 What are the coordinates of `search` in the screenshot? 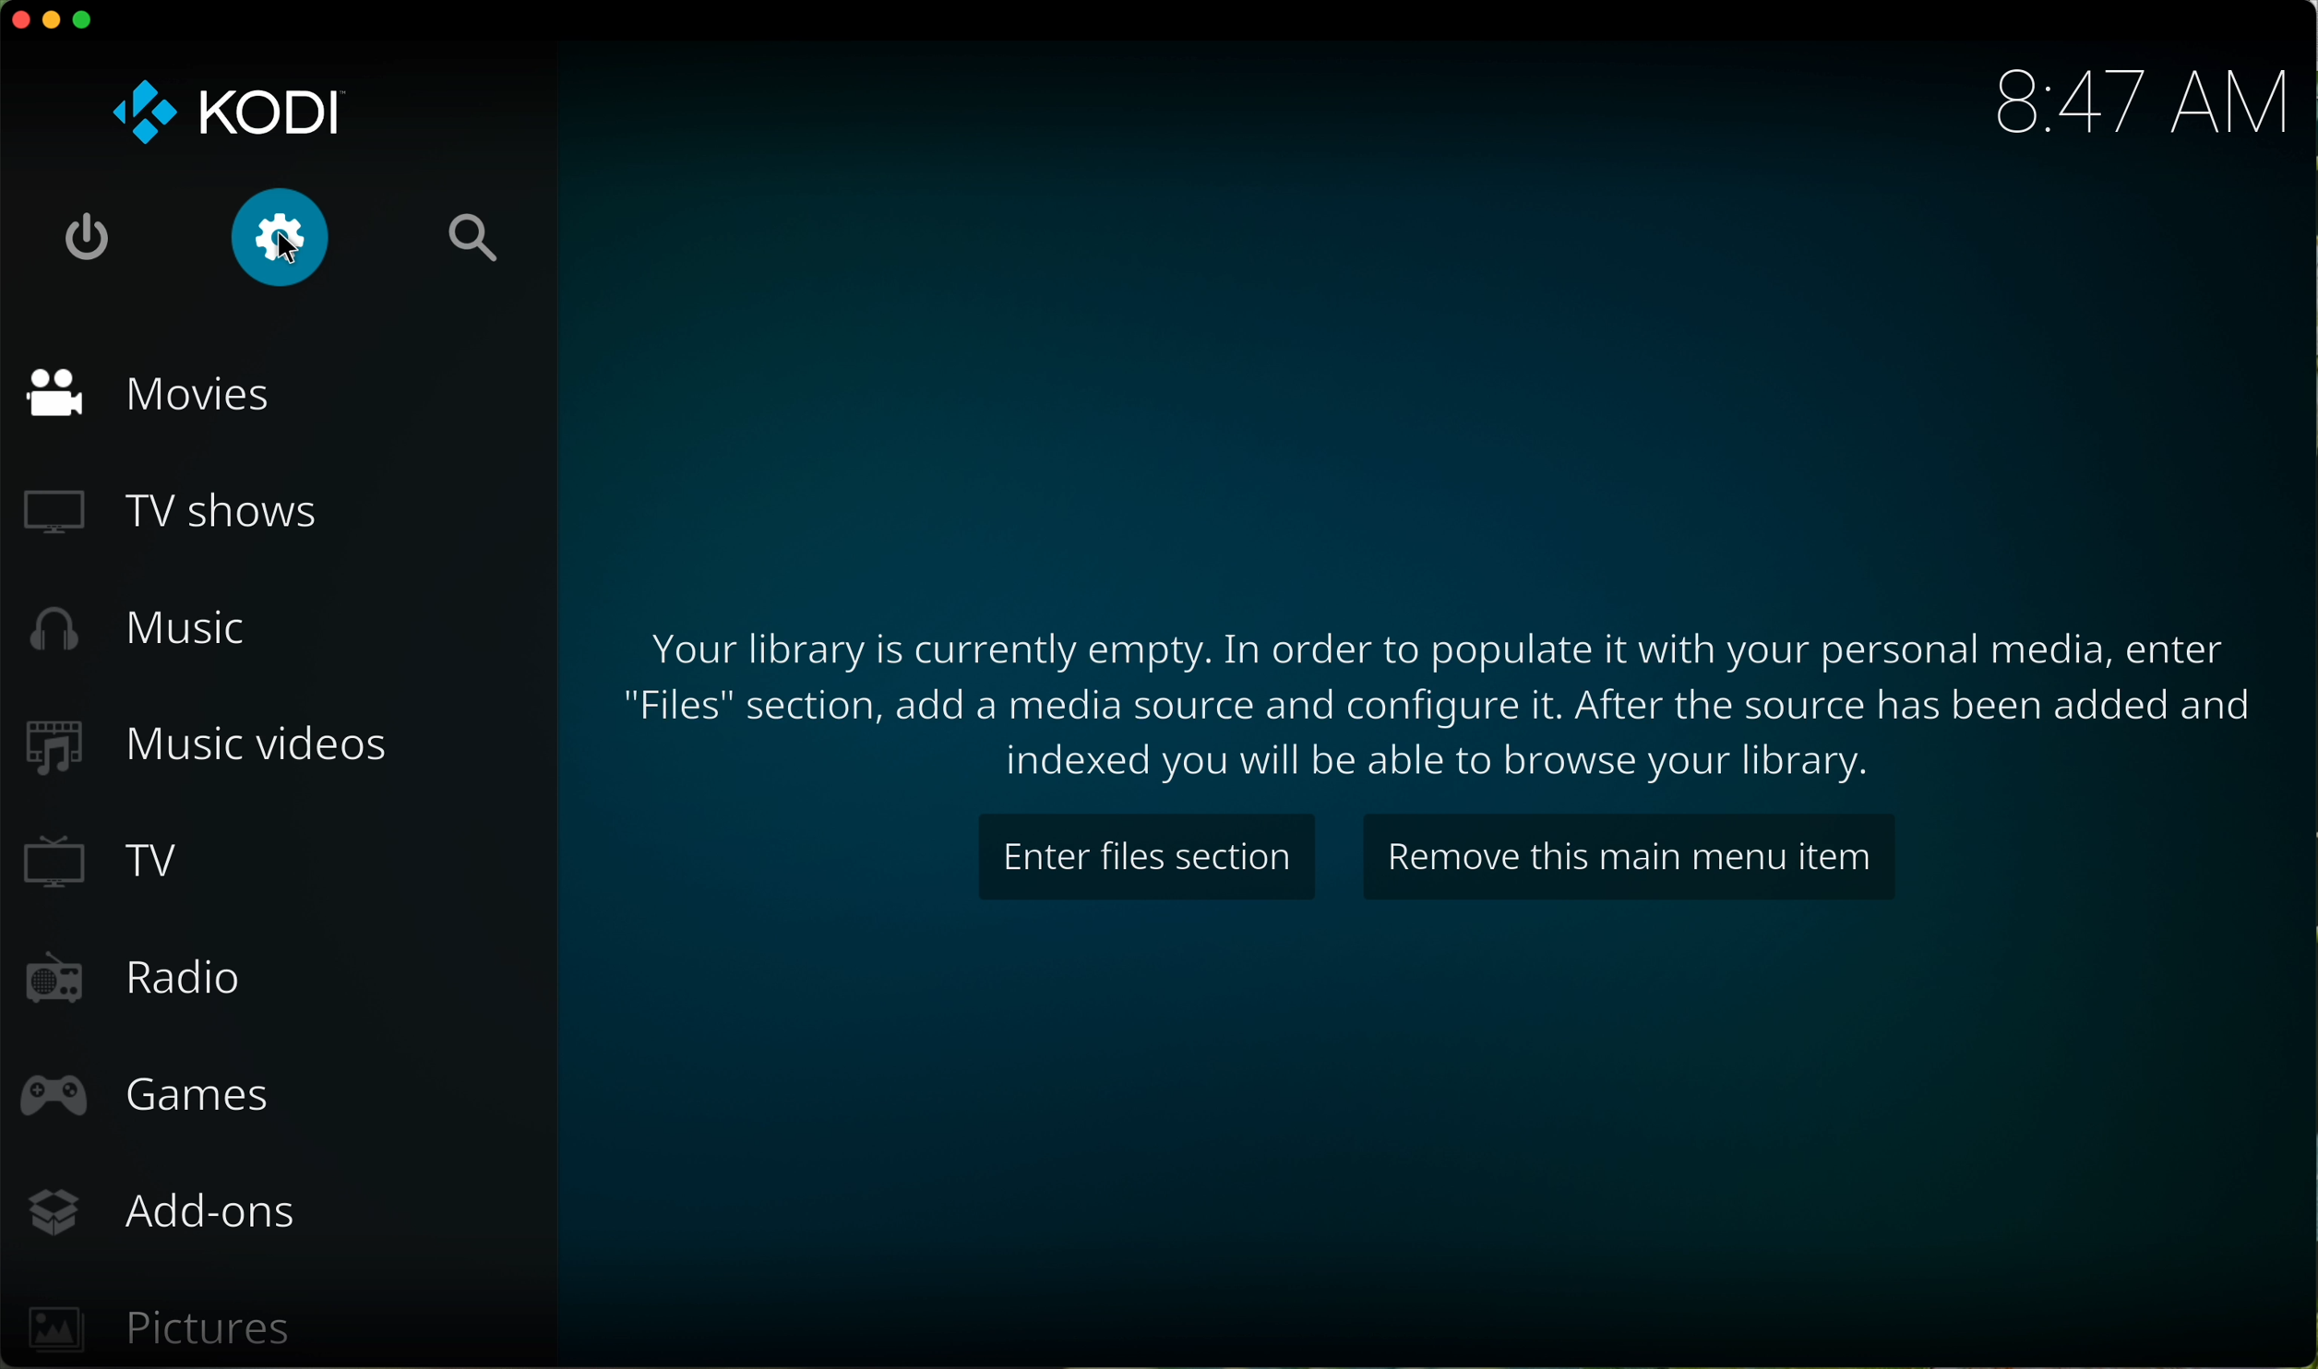 It's located at (480, 238).